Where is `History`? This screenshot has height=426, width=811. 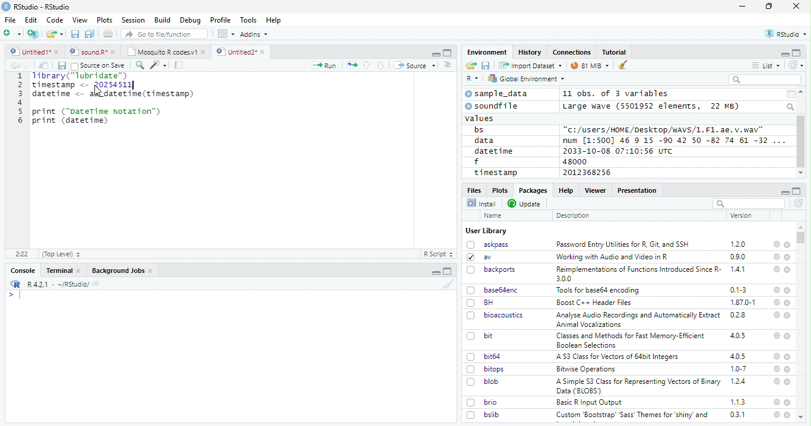 History is located at coordinates (530, 52).